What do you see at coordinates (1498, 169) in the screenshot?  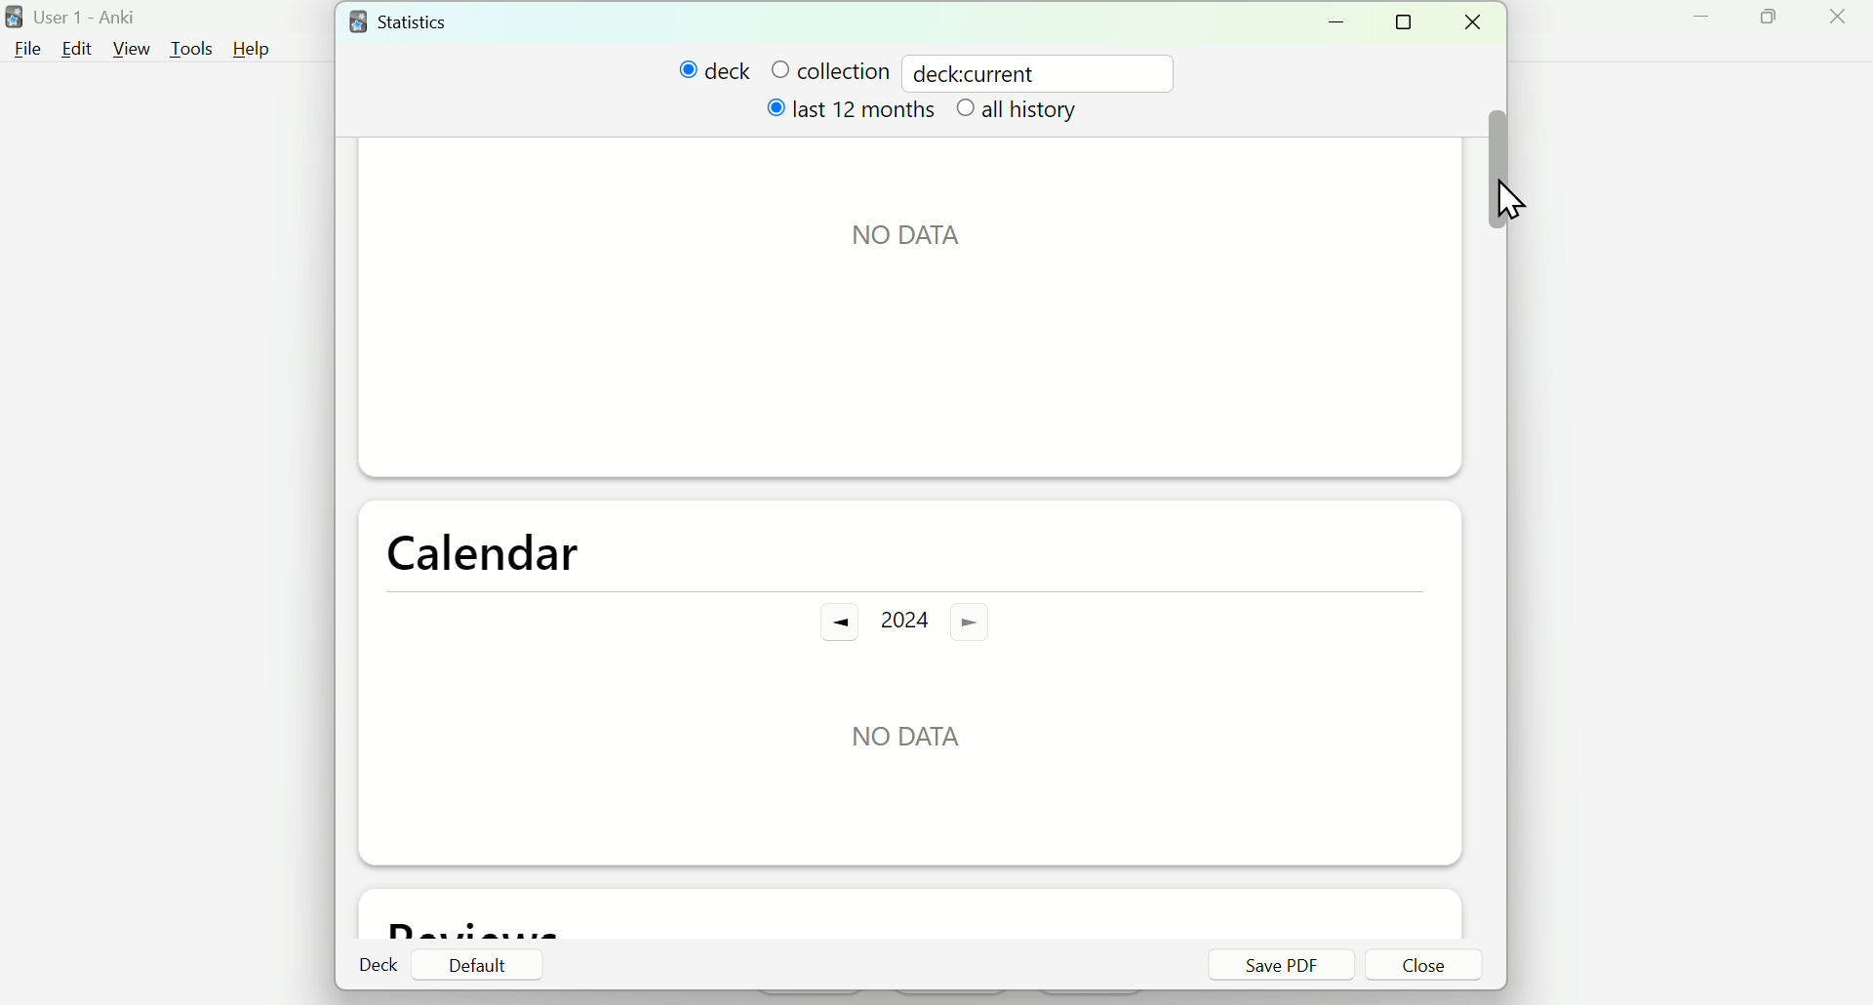 I see `Vertical scrollbar` at bounding box center [1498, 169].